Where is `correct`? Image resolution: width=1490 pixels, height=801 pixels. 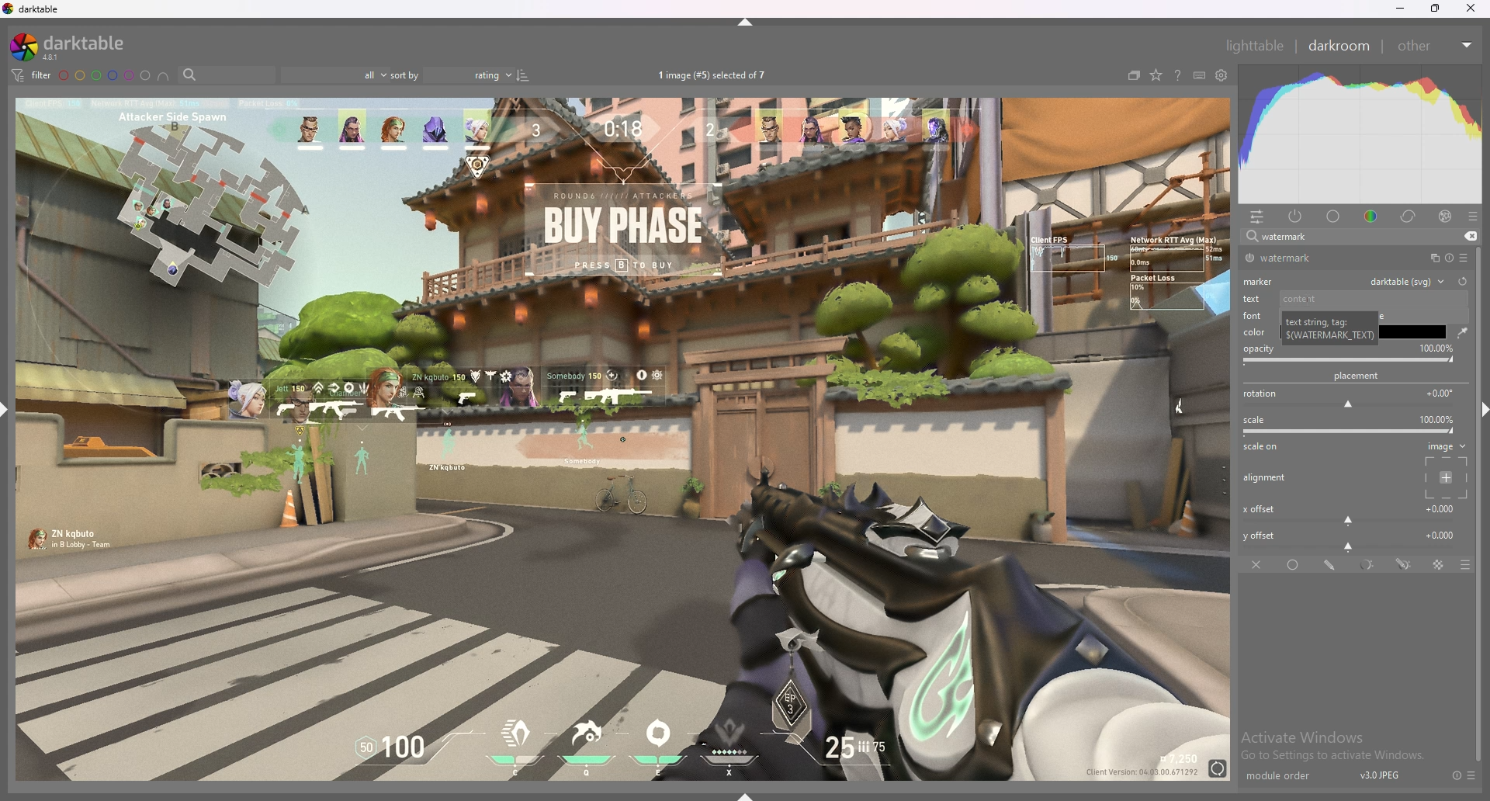 correct is located at coordinates (1409, 216).